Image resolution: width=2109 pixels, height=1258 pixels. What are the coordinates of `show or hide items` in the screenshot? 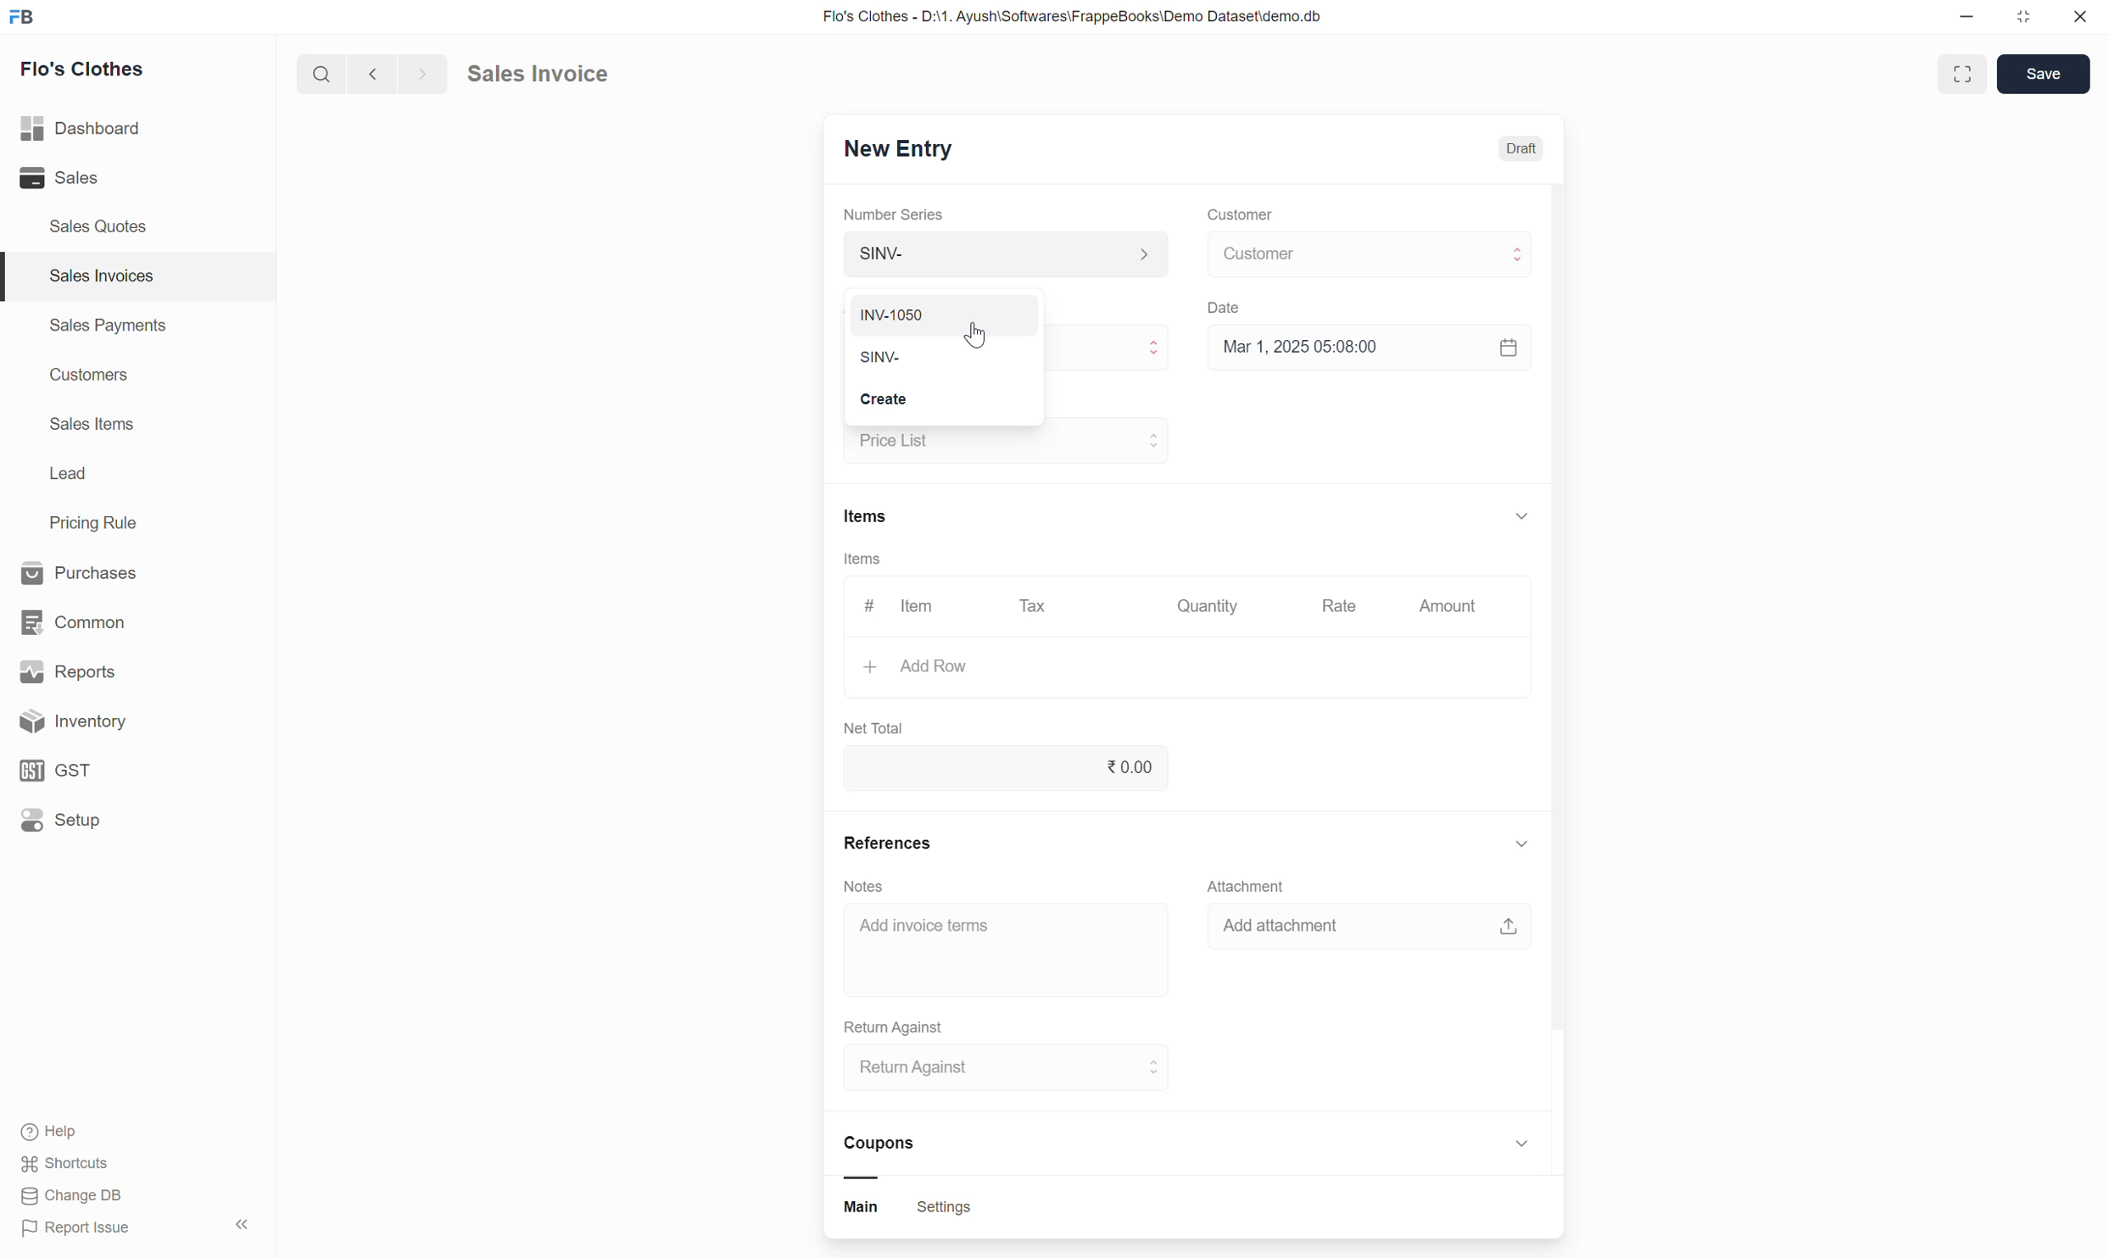 It's located at (1521, 512).